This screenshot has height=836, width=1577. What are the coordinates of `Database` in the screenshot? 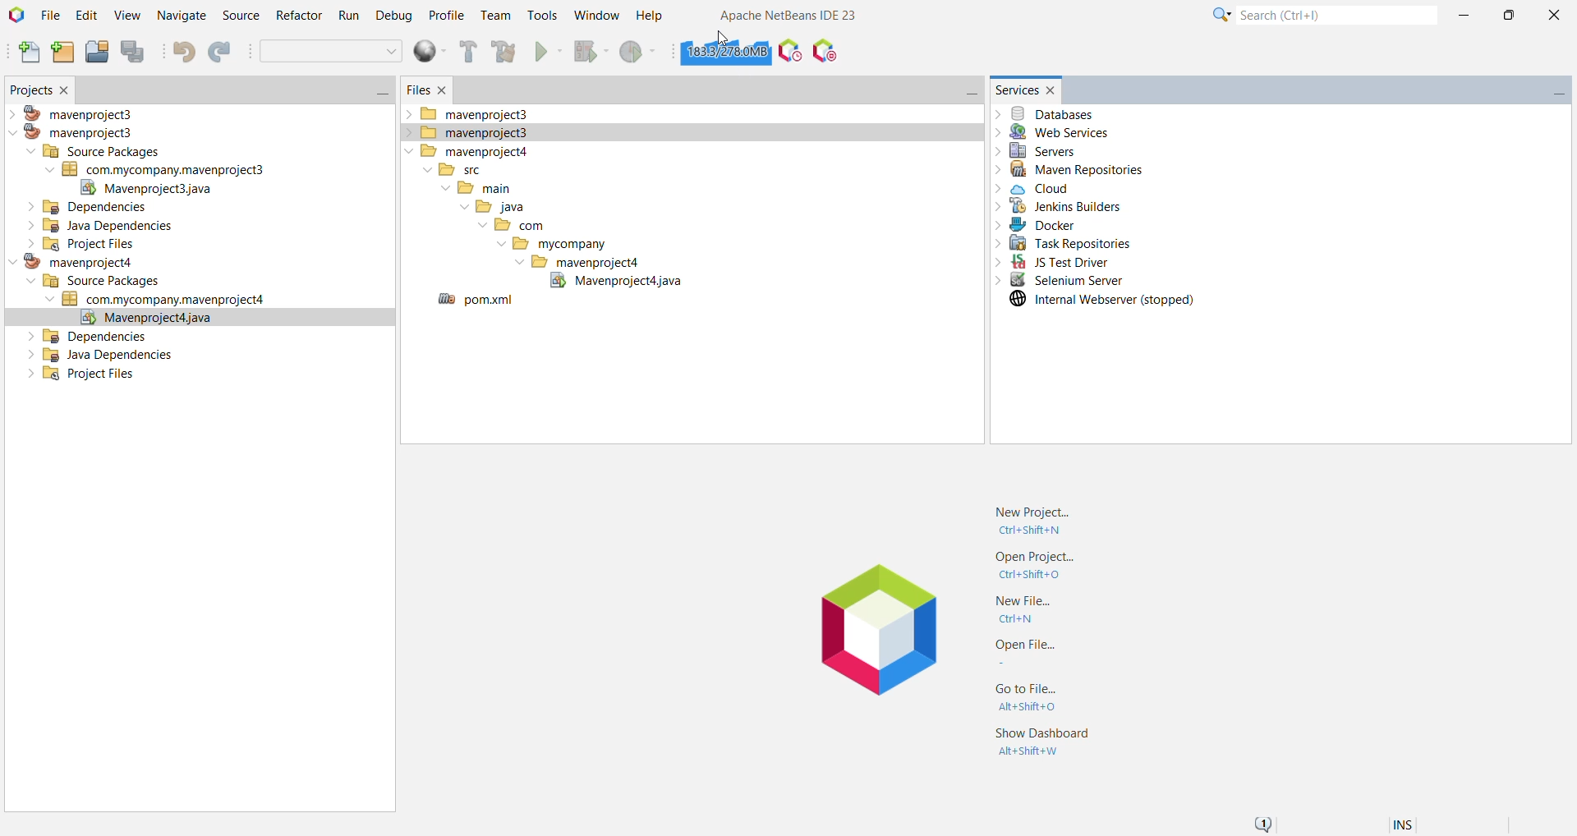 It's located at (1054, 113).